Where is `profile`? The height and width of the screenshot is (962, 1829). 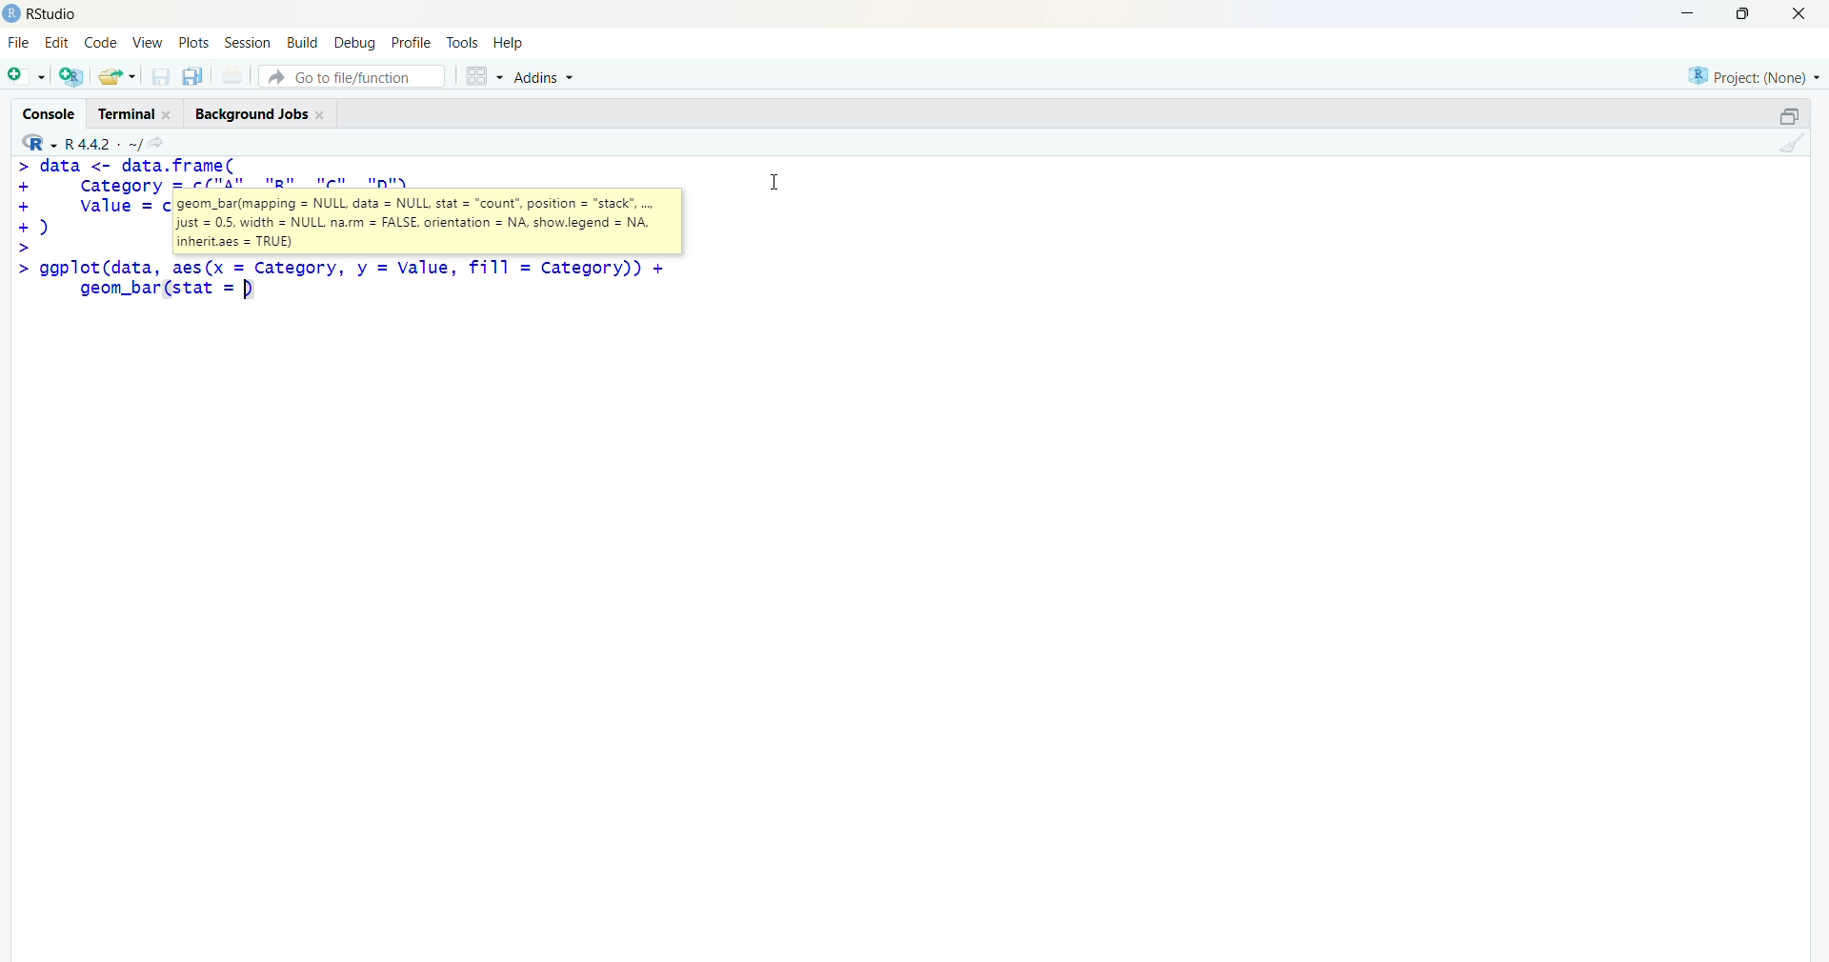
profile is located at coordinates (410, 44).